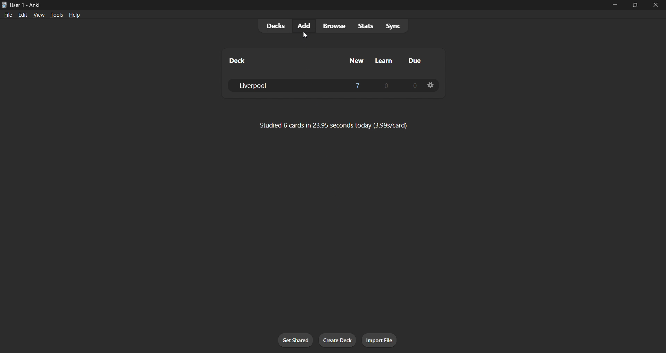  Describe the element at coordinates (274, 59) in the screenshot. I see `deck column` at that location.